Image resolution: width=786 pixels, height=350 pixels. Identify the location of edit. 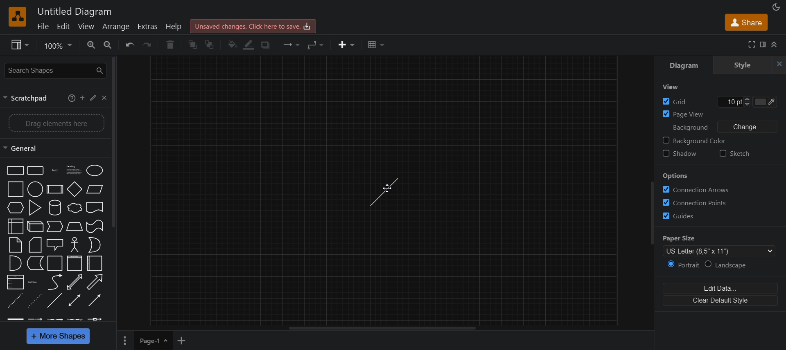
(92, 98).